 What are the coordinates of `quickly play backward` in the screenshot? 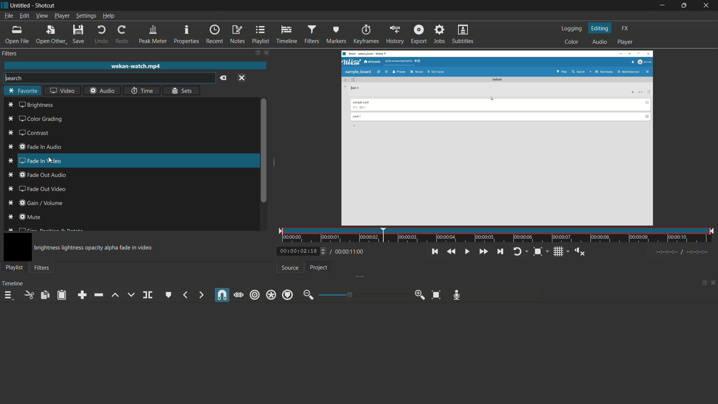 It's located at (450, 251).